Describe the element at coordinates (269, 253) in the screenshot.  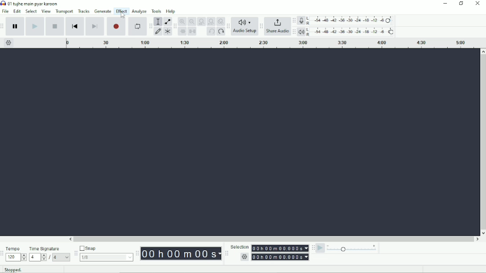
I see `Selection` at that location.